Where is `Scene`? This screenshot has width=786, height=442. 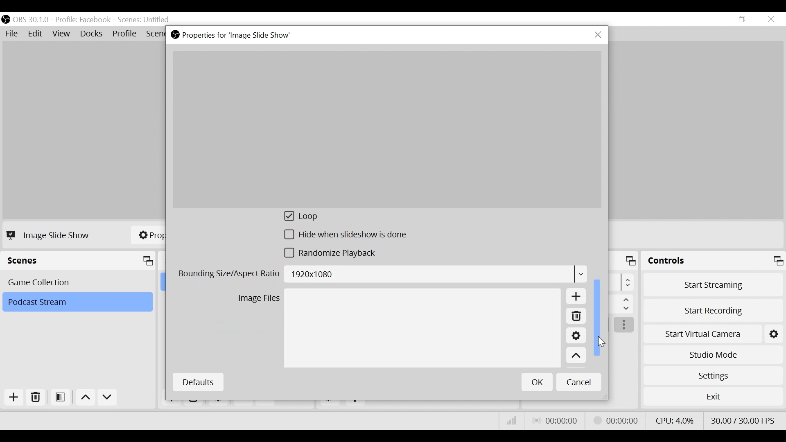 Scene is located at coordinates (79, 282).